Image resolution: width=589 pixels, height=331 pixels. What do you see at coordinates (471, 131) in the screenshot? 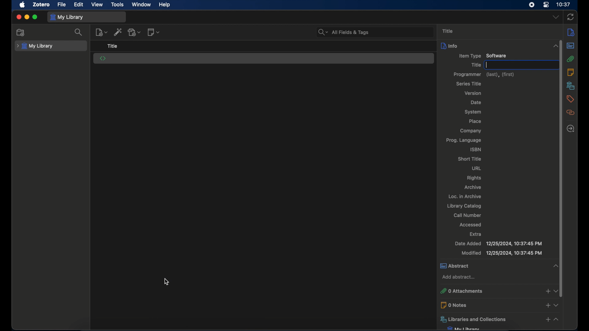
I see `company` at bounding box center [471, 131].